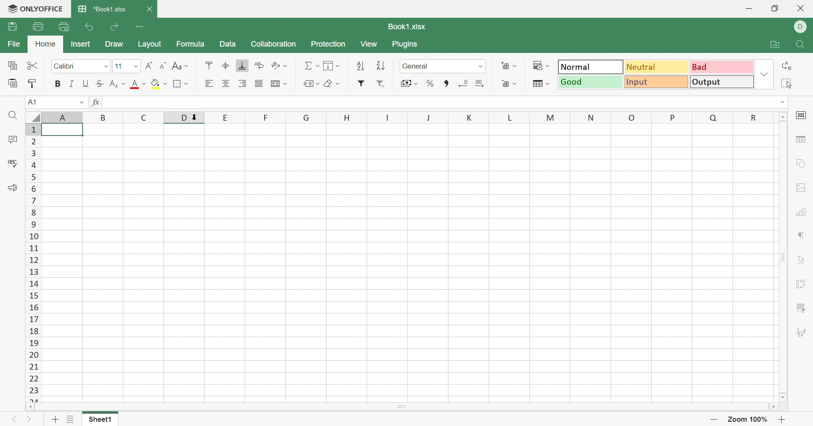  What do you see at coordinates (12, 419) in the screenshot?
I see `Previous` at bounding box center [12, 419].